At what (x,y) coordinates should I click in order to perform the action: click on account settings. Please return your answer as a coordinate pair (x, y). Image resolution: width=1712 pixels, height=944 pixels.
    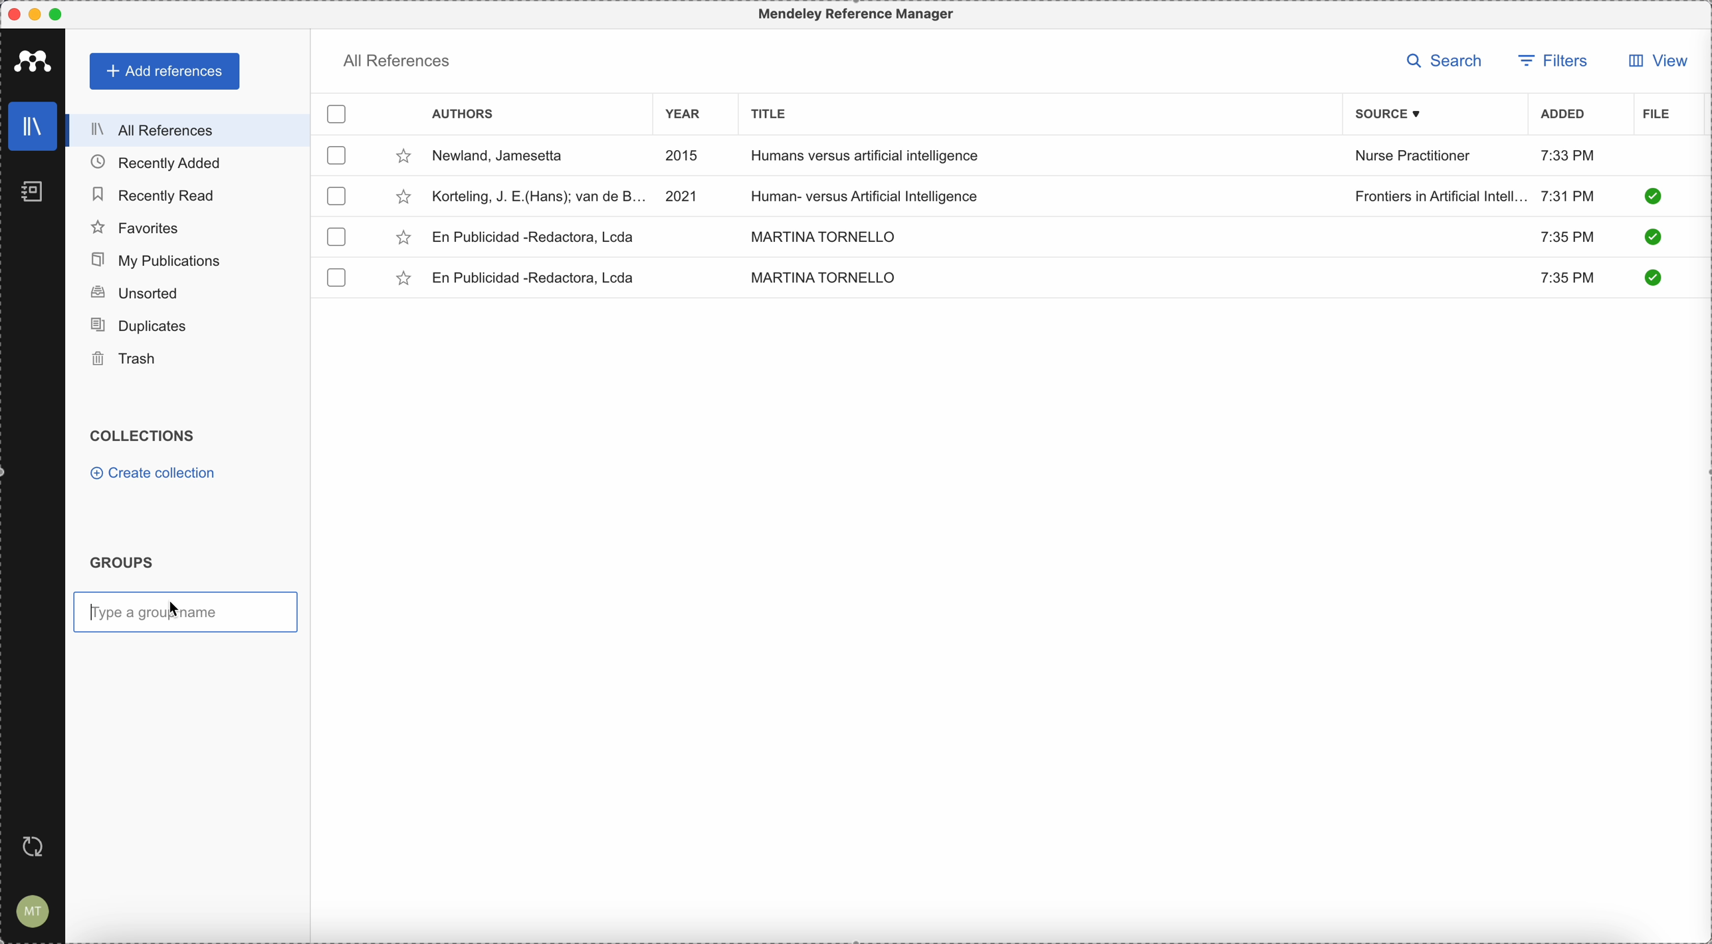
    Looking at the image, I should click on (30, 912).